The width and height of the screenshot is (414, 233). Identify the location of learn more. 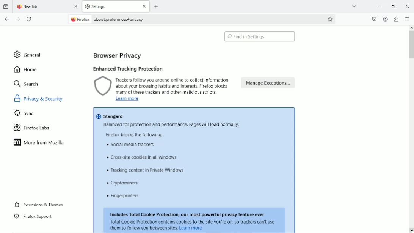
(126, 99).